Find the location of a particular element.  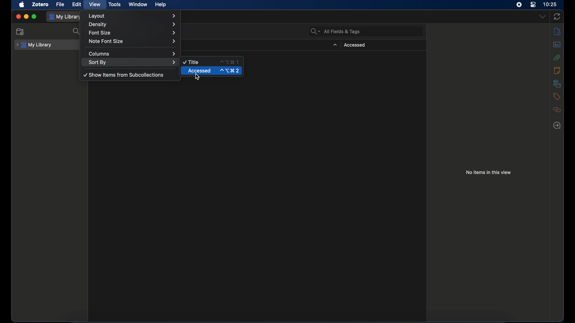

show items from subcollections is located at coordinates (124, 75).